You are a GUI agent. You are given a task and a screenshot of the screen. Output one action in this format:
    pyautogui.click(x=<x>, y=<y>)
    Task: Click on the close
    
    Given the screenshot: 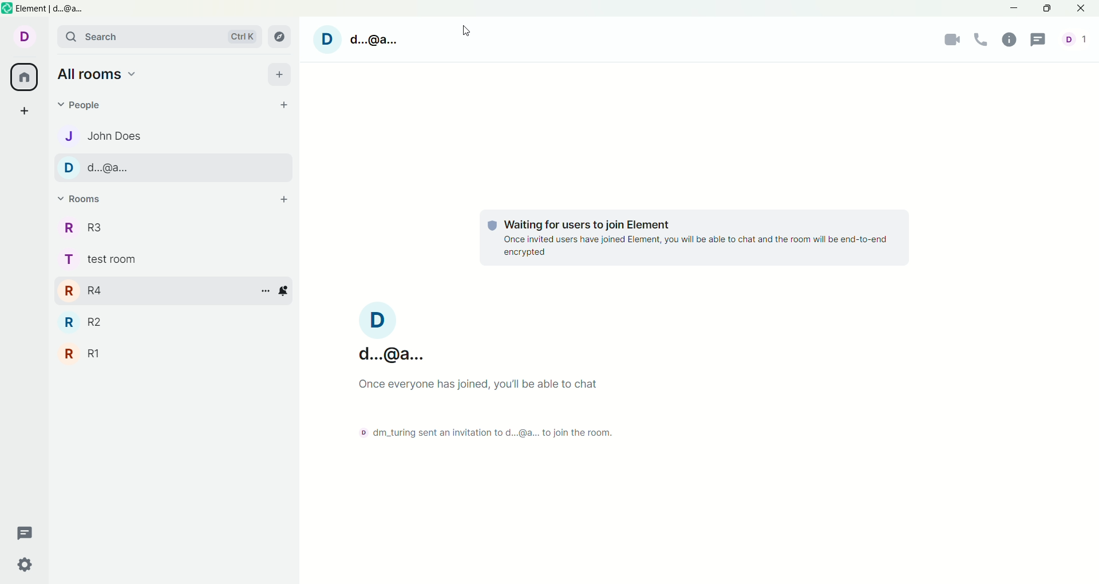 What is the action you would take?
    pyautogui.click(x=1081, y=9)
    